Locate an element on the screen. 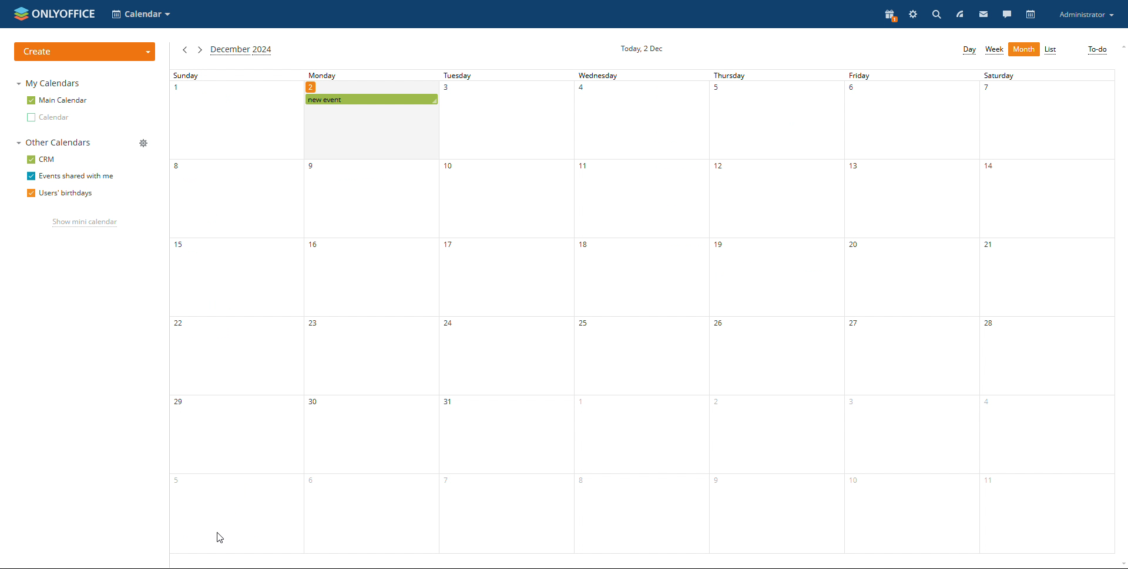  setting is located at coordinates (913, 15).